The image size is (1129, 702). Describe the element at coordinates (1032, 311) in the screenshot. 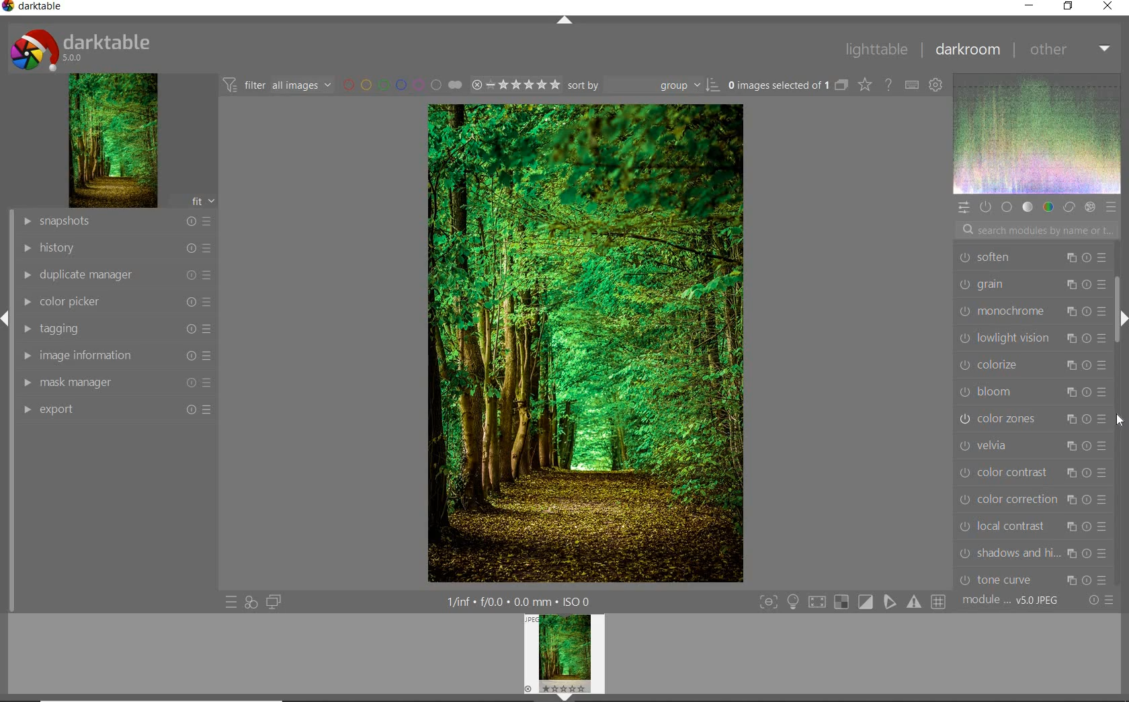

I see `monochrome` at that location.